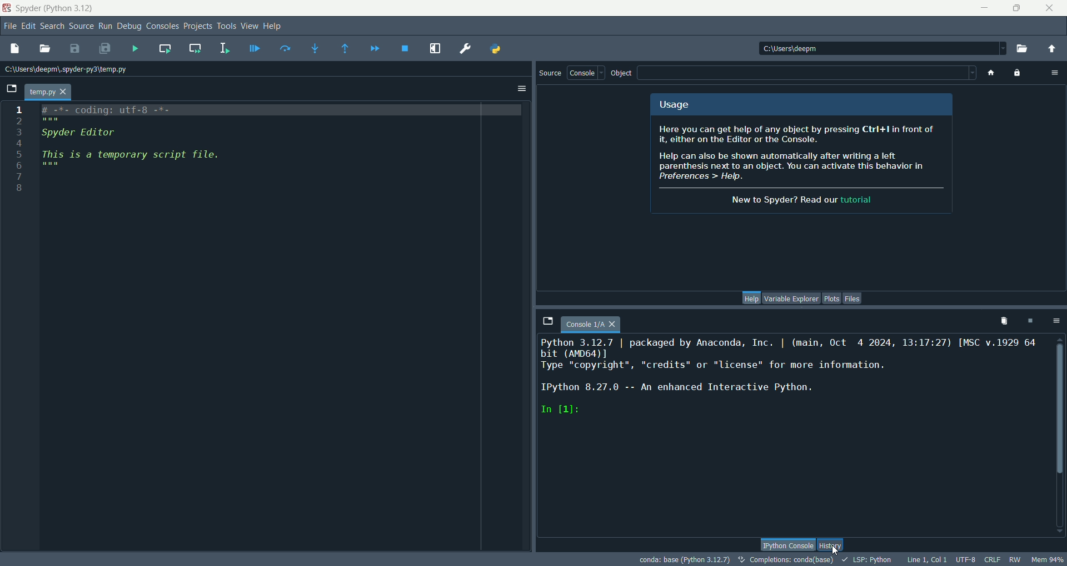  Describe the element at coordinates (863, 559) in the screenshot. I see `LSP:PYTHON` at that location.